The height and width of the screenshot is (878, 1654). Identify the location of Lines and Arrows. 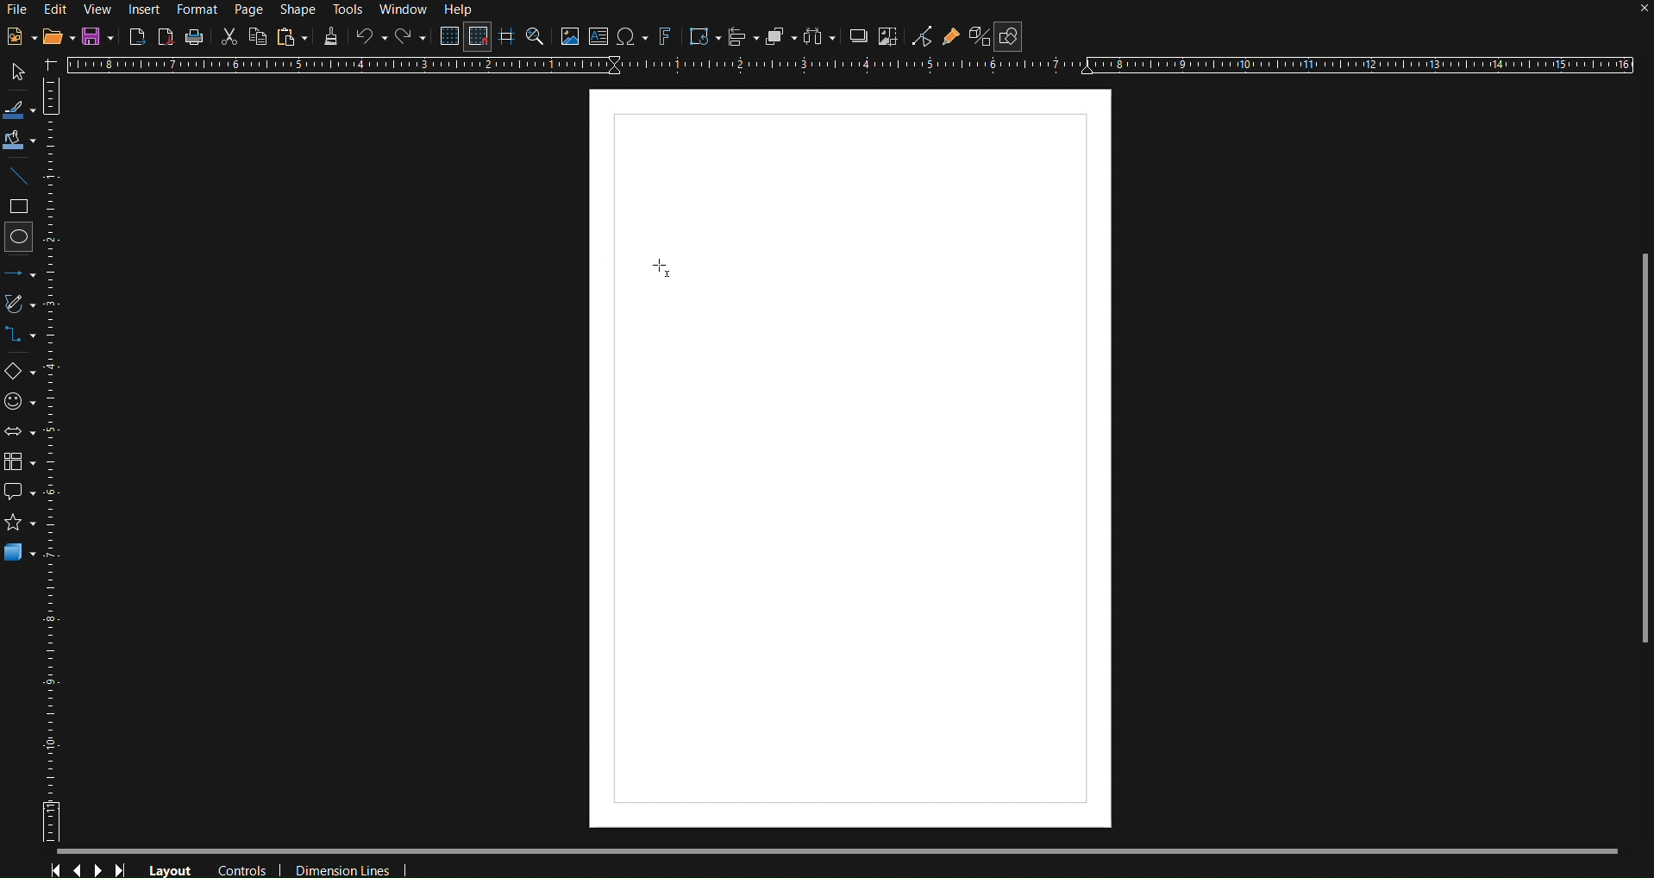
(25, 273).